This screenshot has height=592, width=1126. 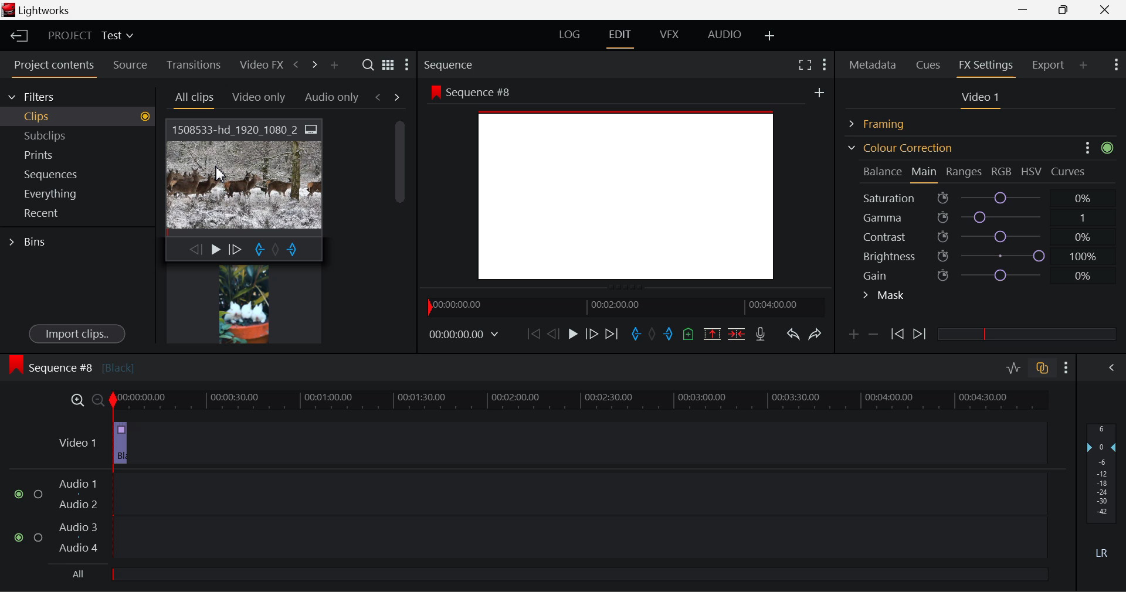 What do you see at coordinates (579, 574) in the screenshot?
I see `slider` at bounding box center [579, 574].